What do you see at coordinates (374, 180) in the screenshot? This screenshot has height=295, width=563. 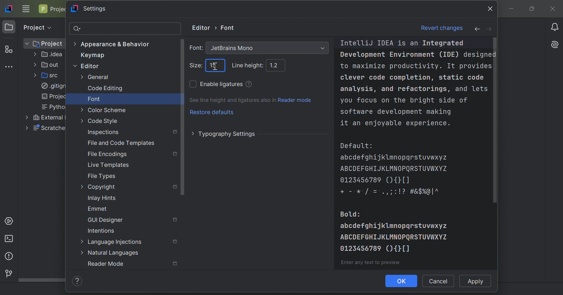 I see `0123456789(){}[]` at bounding box center [374, 180].